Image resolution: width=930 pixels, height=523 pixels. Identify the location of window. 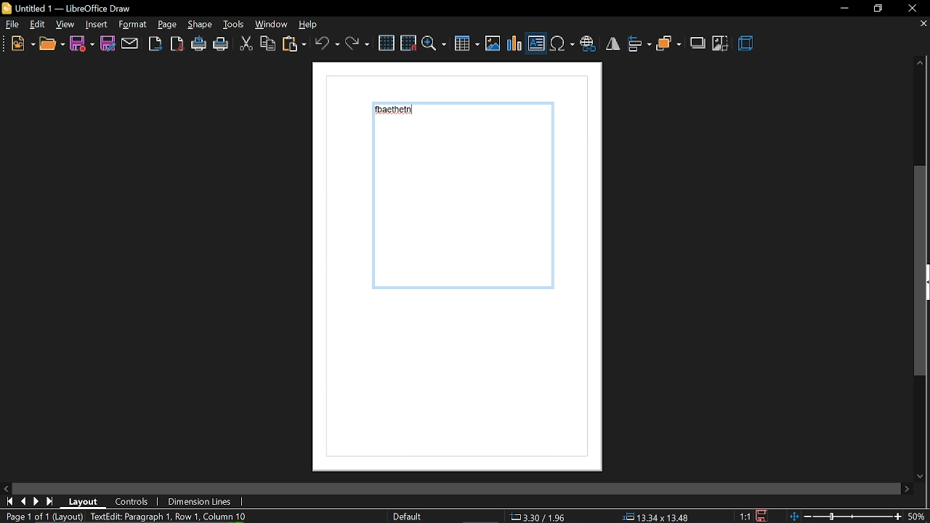
(272, 24).